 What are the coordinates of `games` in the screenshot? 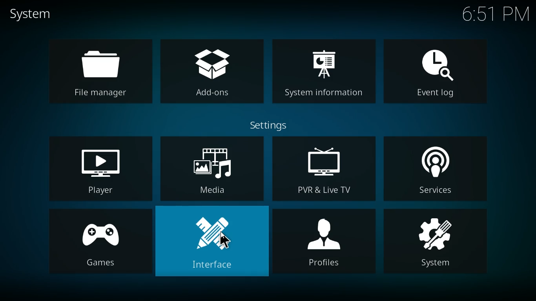 It's located at (95, 243).